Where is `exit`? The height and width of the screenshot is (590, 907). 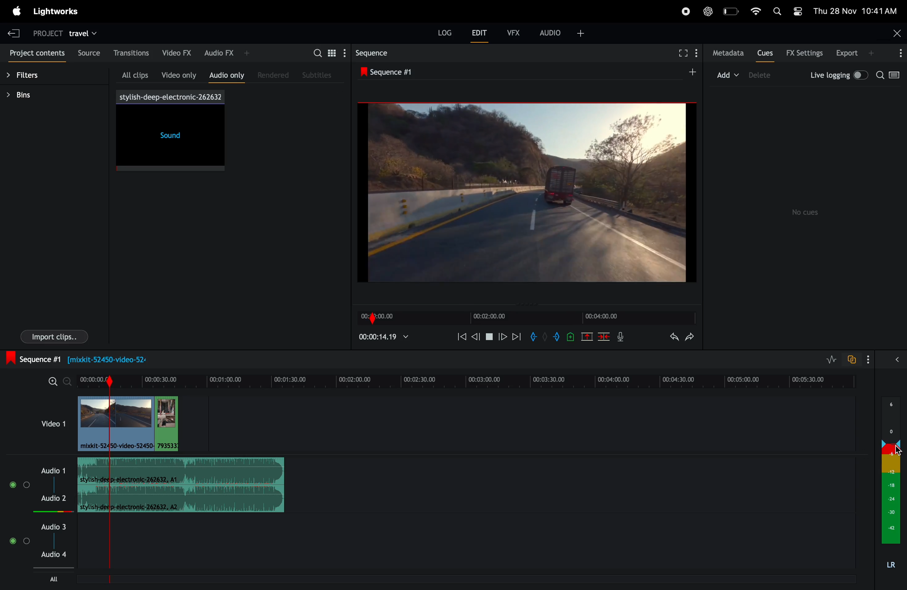
exit is located at coordinates (15, 31).